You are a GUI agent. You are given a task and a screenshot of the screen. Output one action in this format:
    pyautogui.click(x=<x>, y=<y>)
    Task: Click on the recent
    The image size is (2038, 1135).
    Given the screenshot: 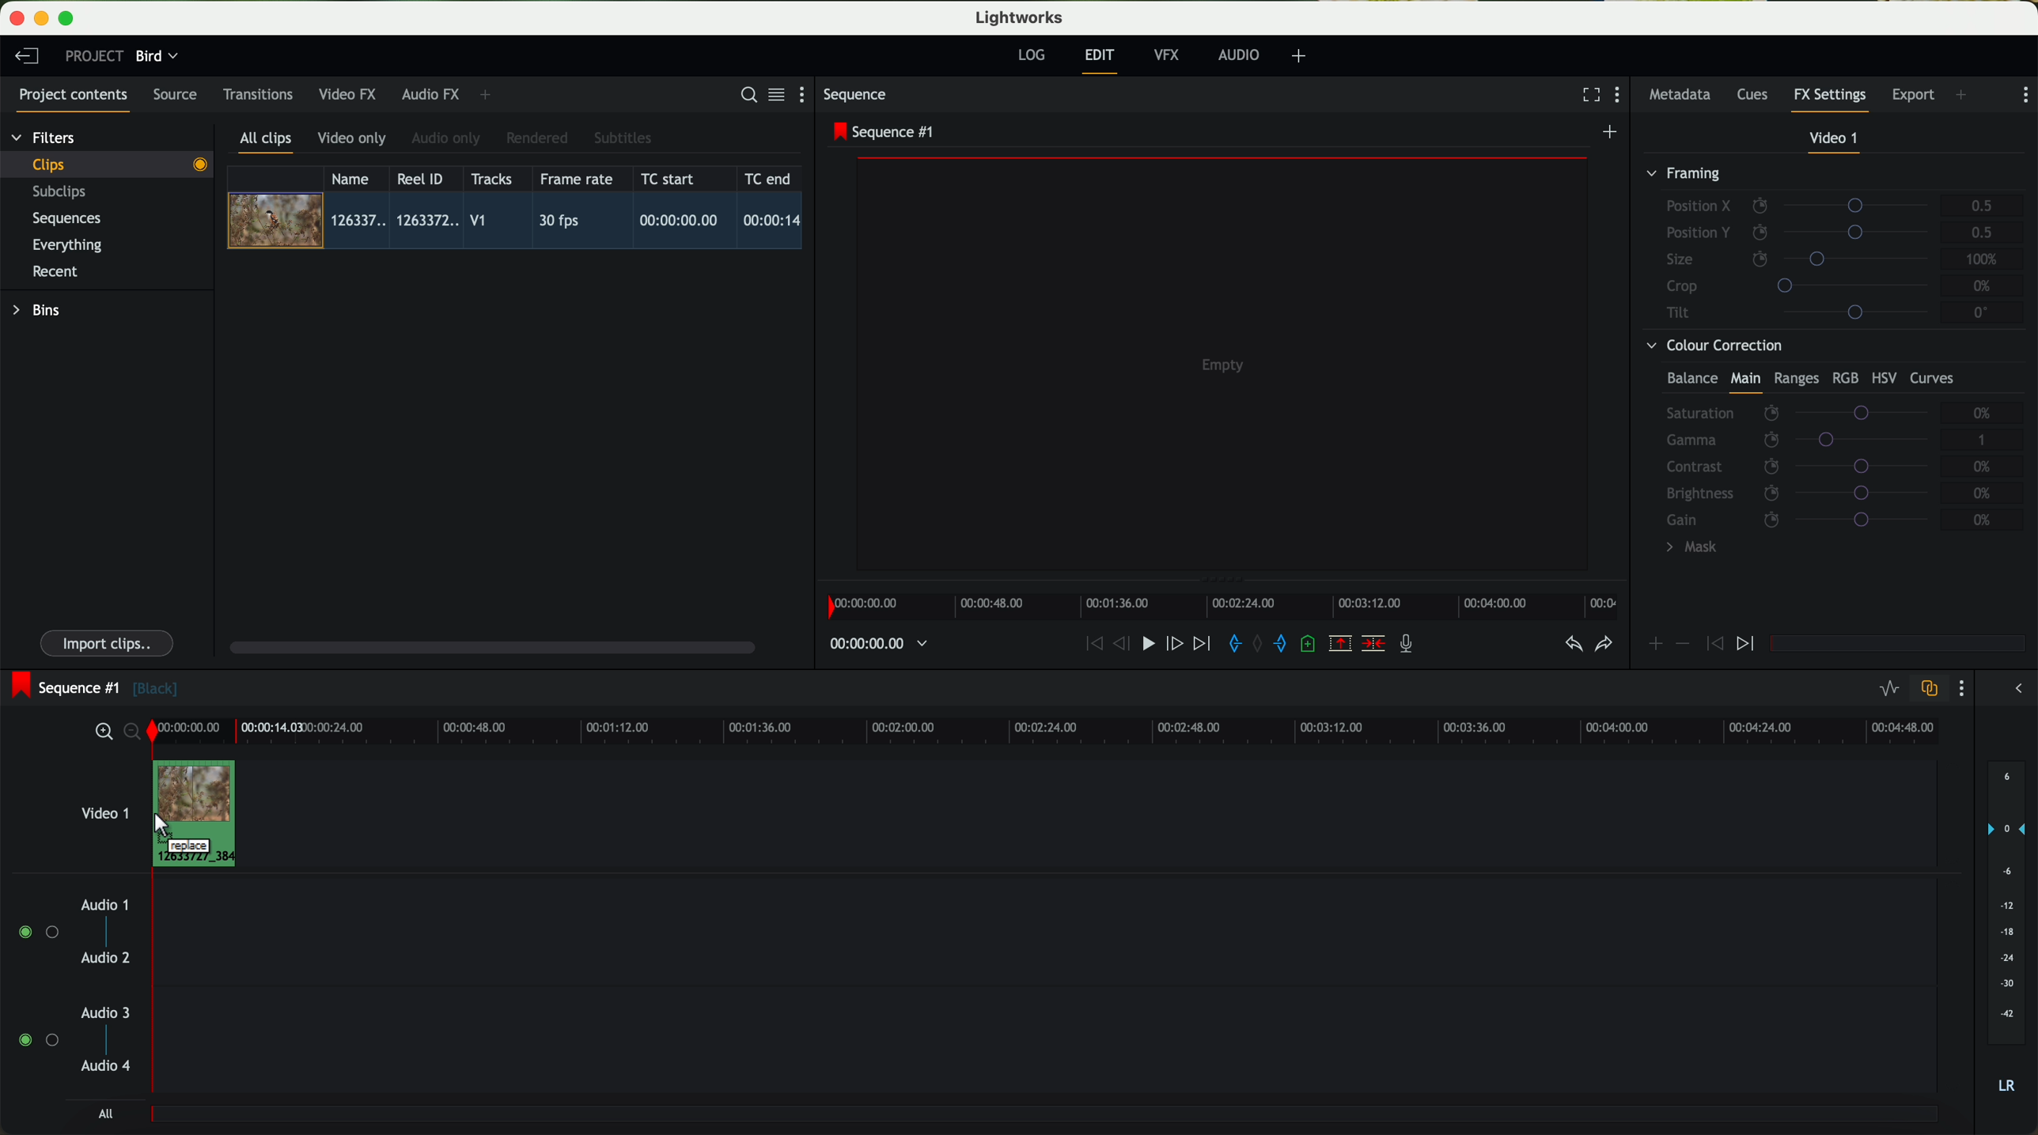 What is the action you would take?
    pyautogui.click(x=55, y=274)
    